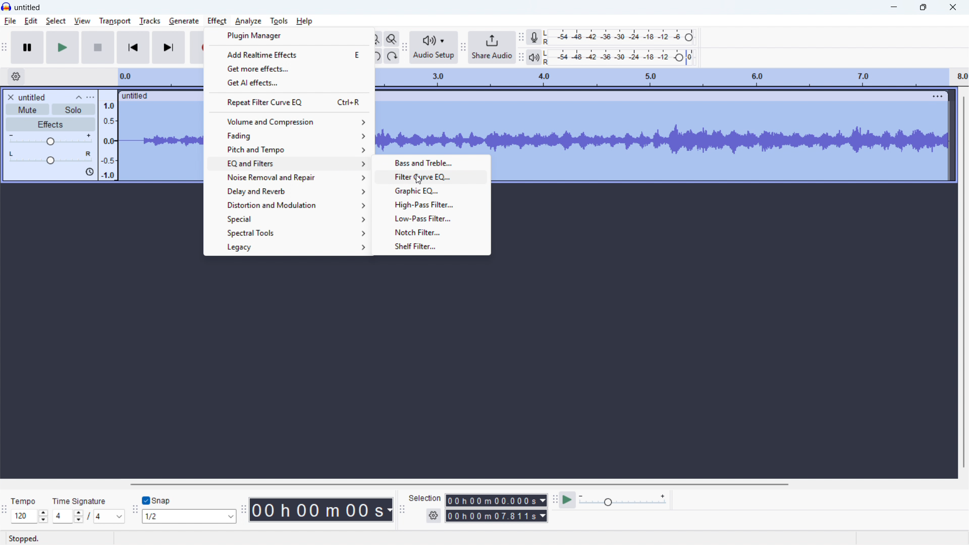  Describe the element at coordinates (29, 517) in the screenshot. I see `Set tempo ` at that location.